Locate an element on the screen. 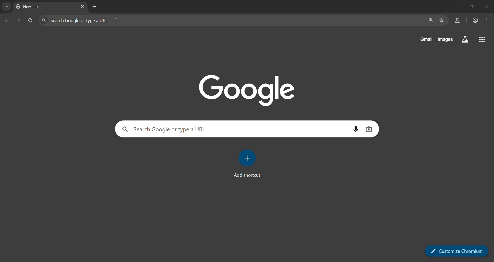 This screenshot has height=262, width=494. add is located at coordinates (248, 157).